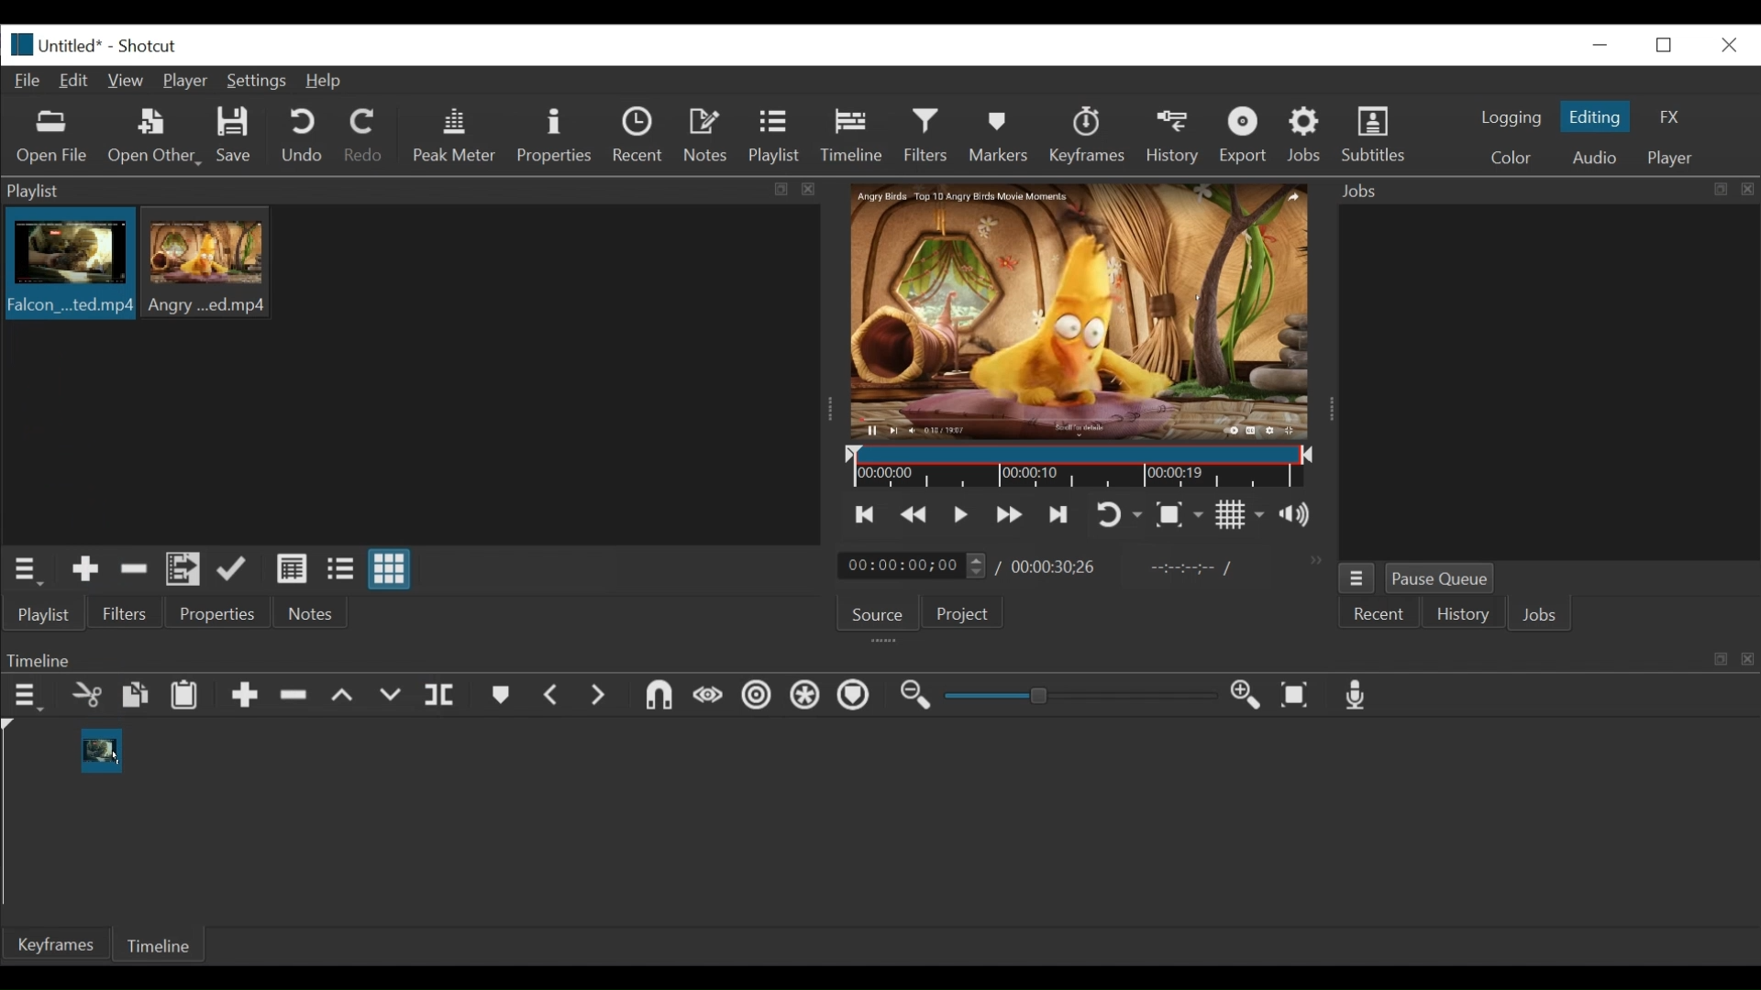 This screenshot has width=1761, height=990. I want to click on copy, so click(137, 698).